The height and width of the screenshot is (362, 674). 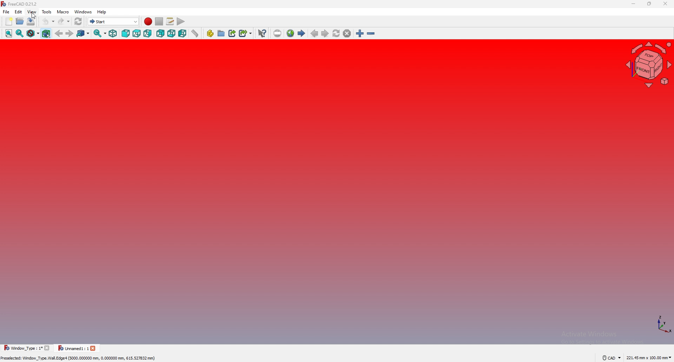 I want to click on record macros, so click(x=148, y=21).